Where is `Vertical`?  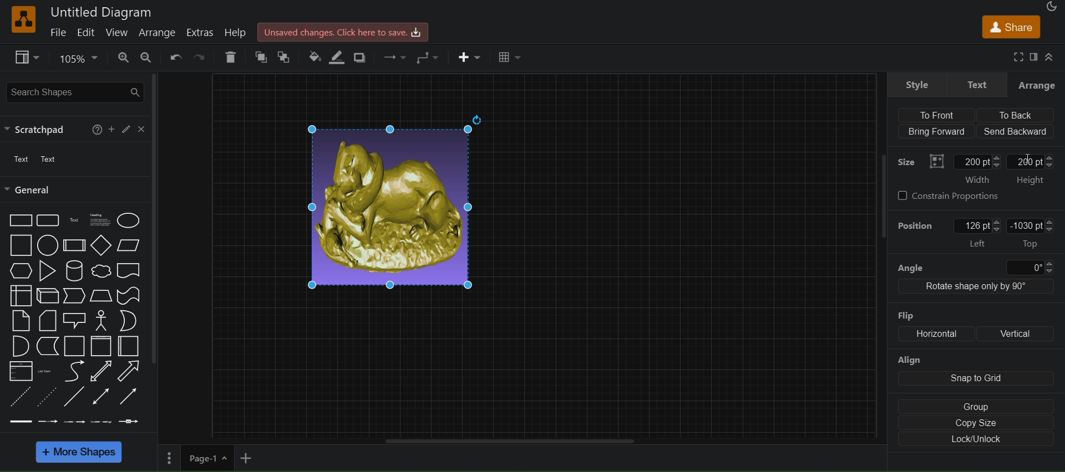
Vertical is located at coordinates (1020, 332).